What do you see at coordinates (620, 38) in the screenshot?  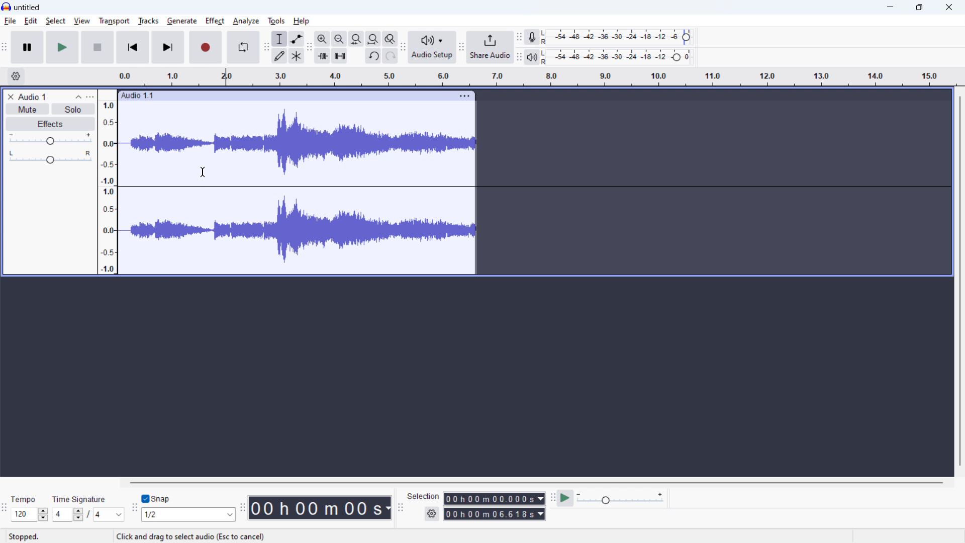 I see `recording level` at bounding box center [620, 38].